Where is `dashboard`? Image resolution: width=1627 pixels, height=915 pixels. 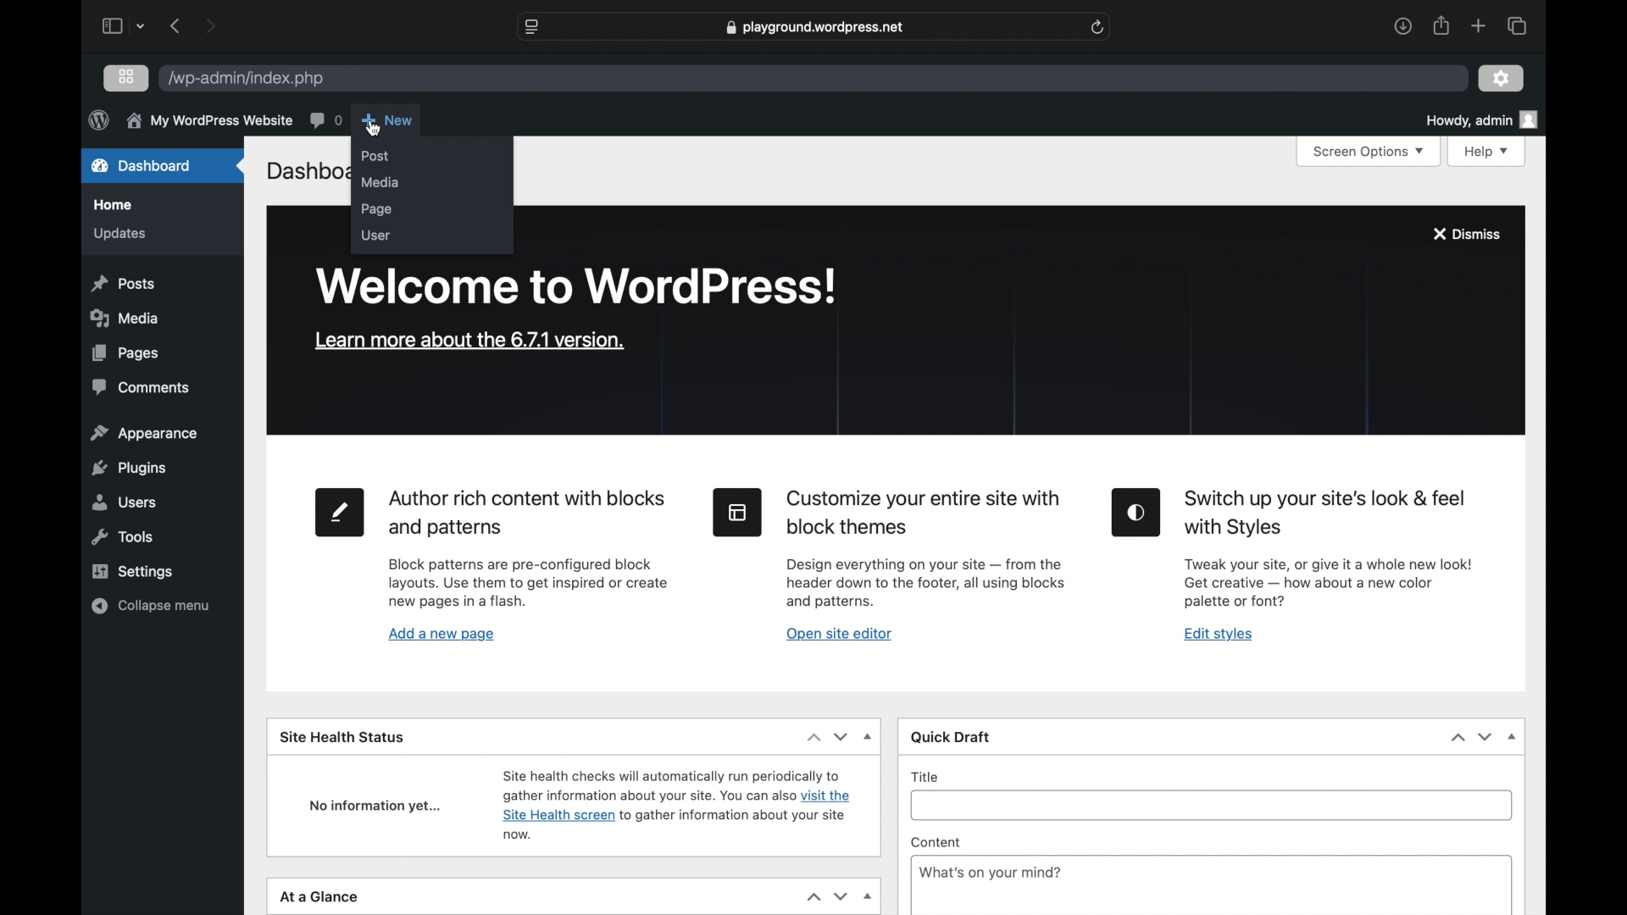 dashboard is located at coordinates (142, 164).